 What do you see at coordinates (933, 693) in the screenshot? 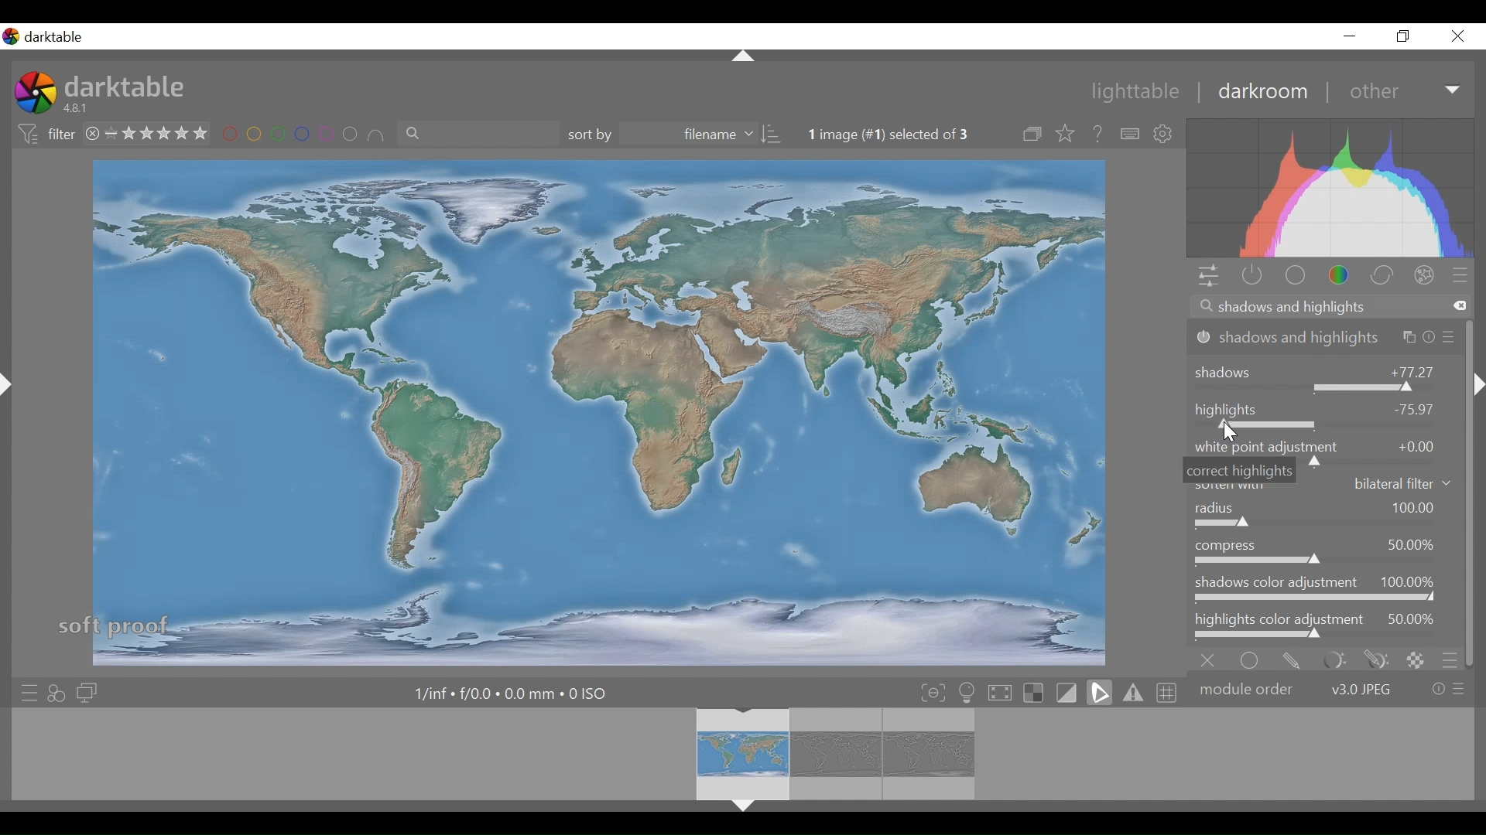
I see `toggle focus-peaking mode` at bounding box center [933, 693].